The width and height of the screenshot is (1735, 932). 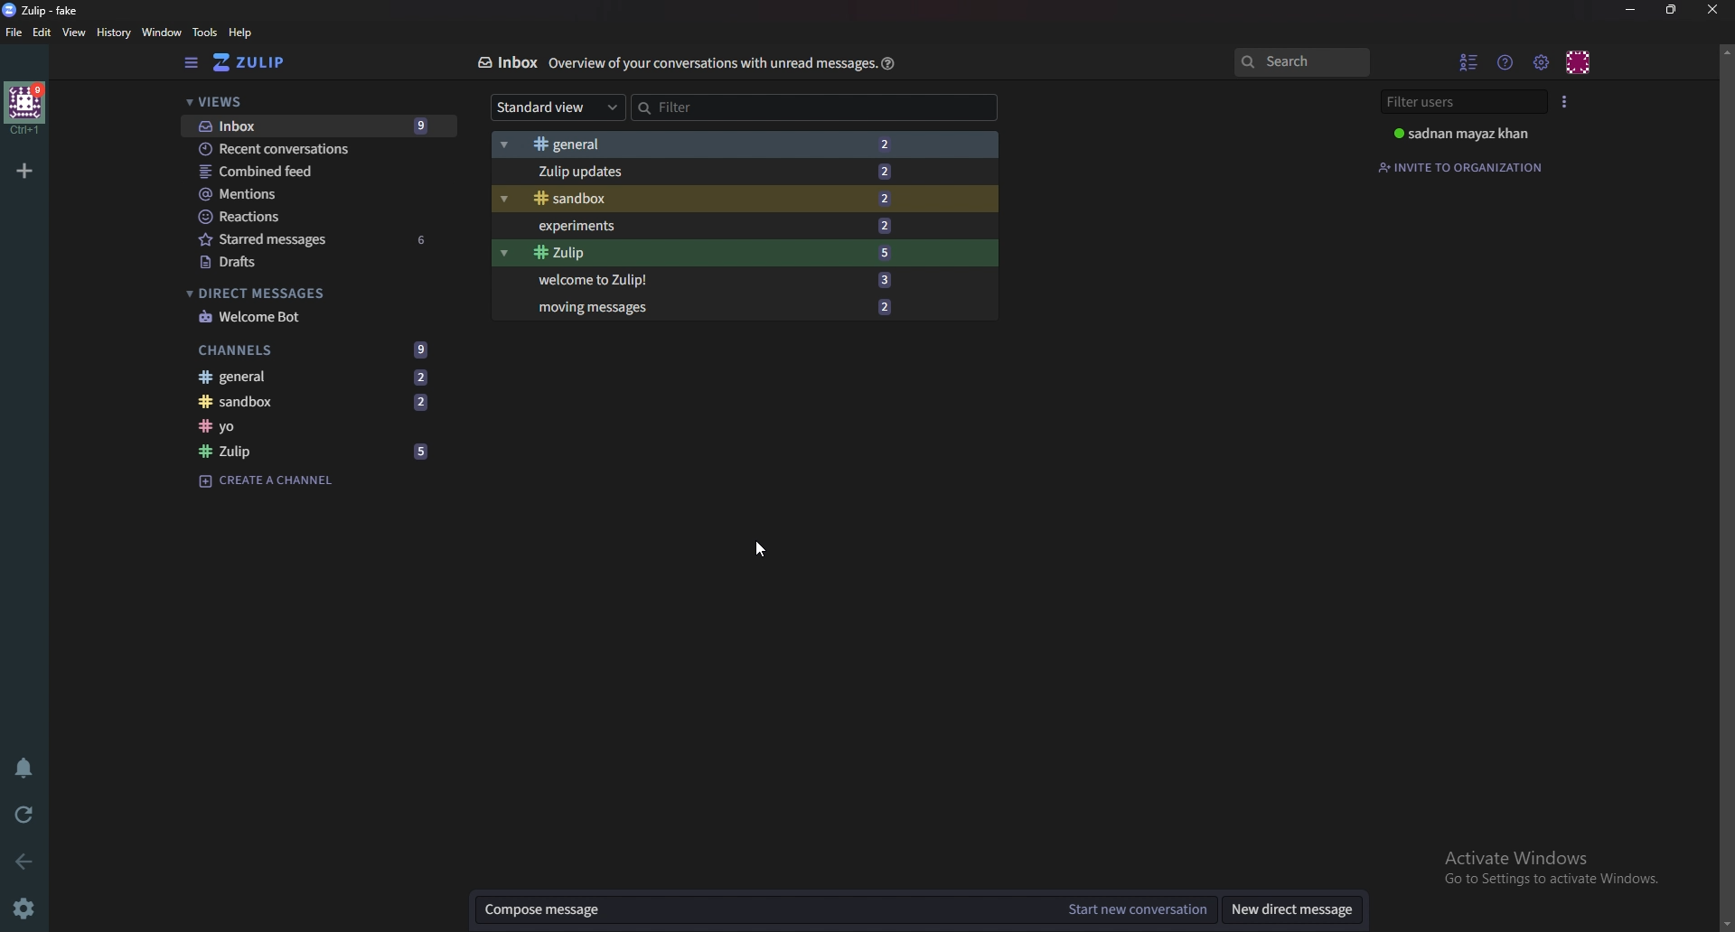 I want to click on Enable do not disturb, so click(x=22, y=771).